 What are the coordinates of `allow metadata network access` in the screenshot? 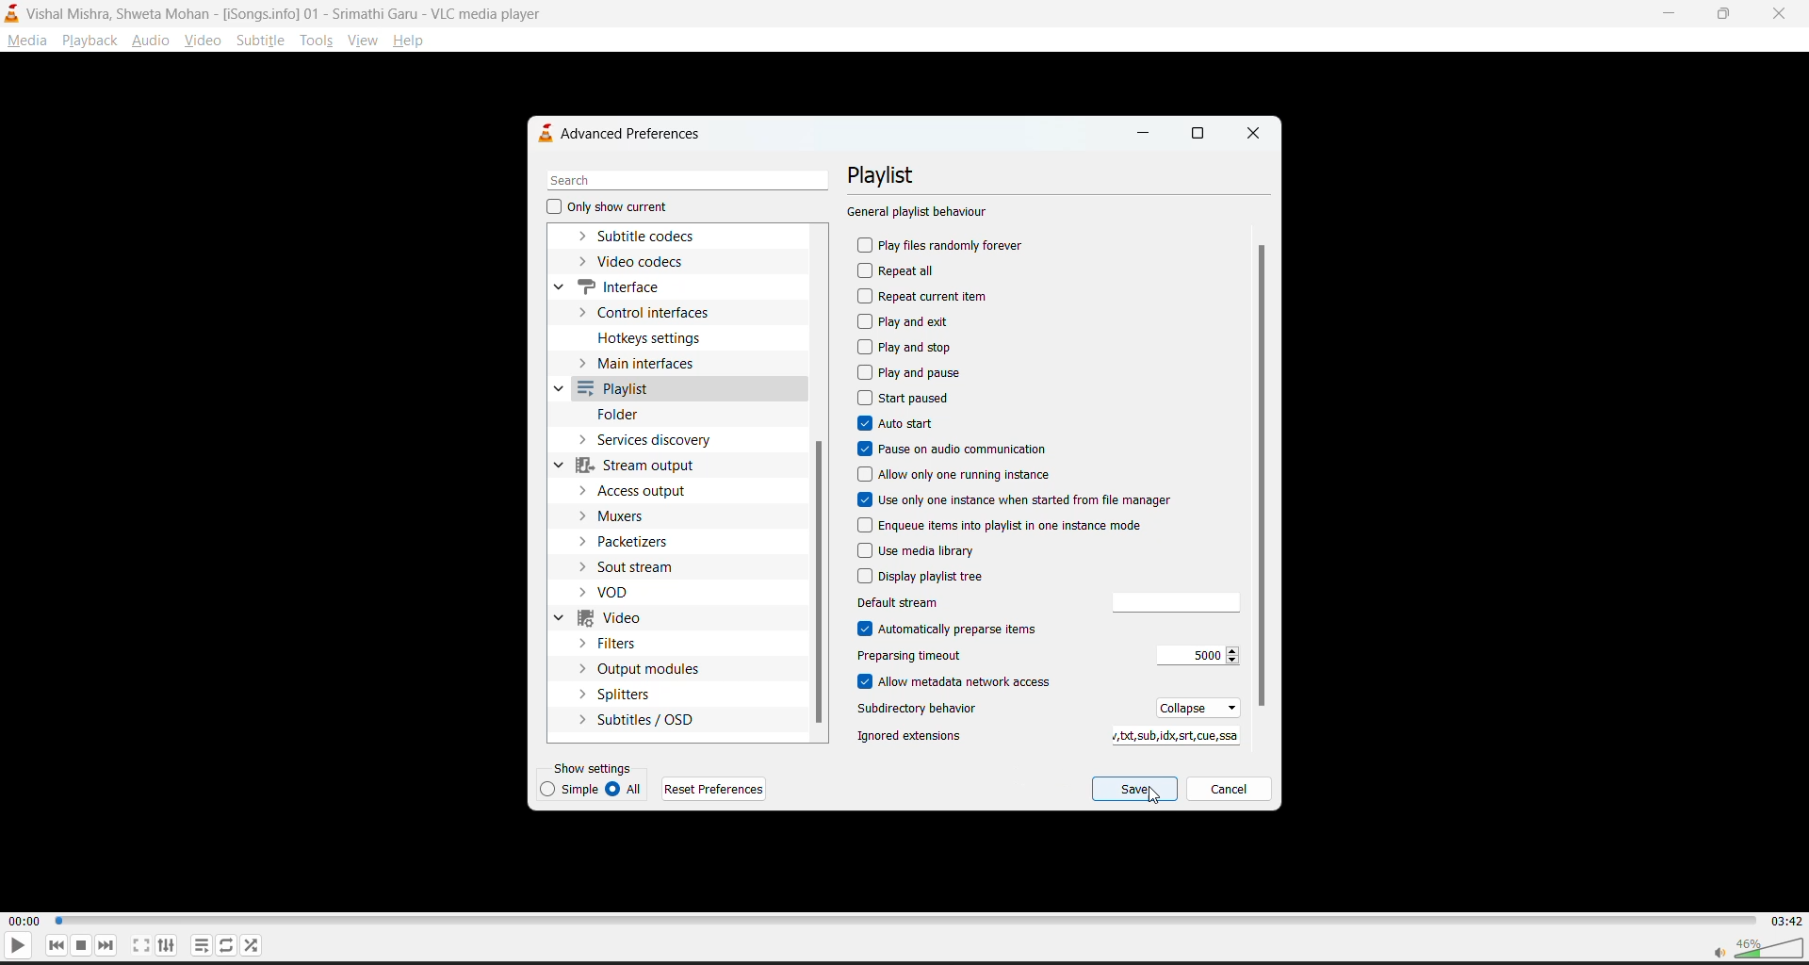 It's located at (964, 681).